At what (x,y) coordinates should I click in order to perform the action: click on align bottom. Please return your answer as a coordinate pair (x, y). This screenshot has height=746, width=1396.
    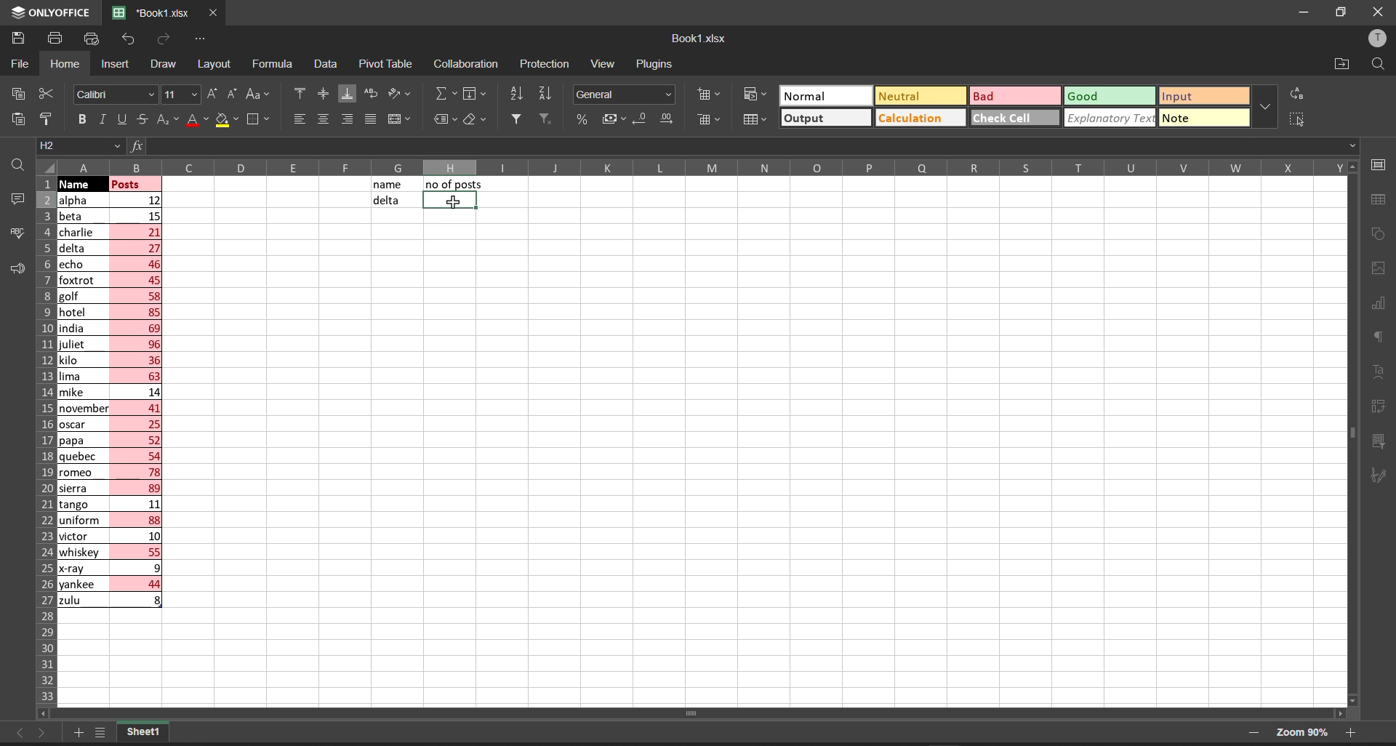
    Looking at the image, I should click on (347, 93).